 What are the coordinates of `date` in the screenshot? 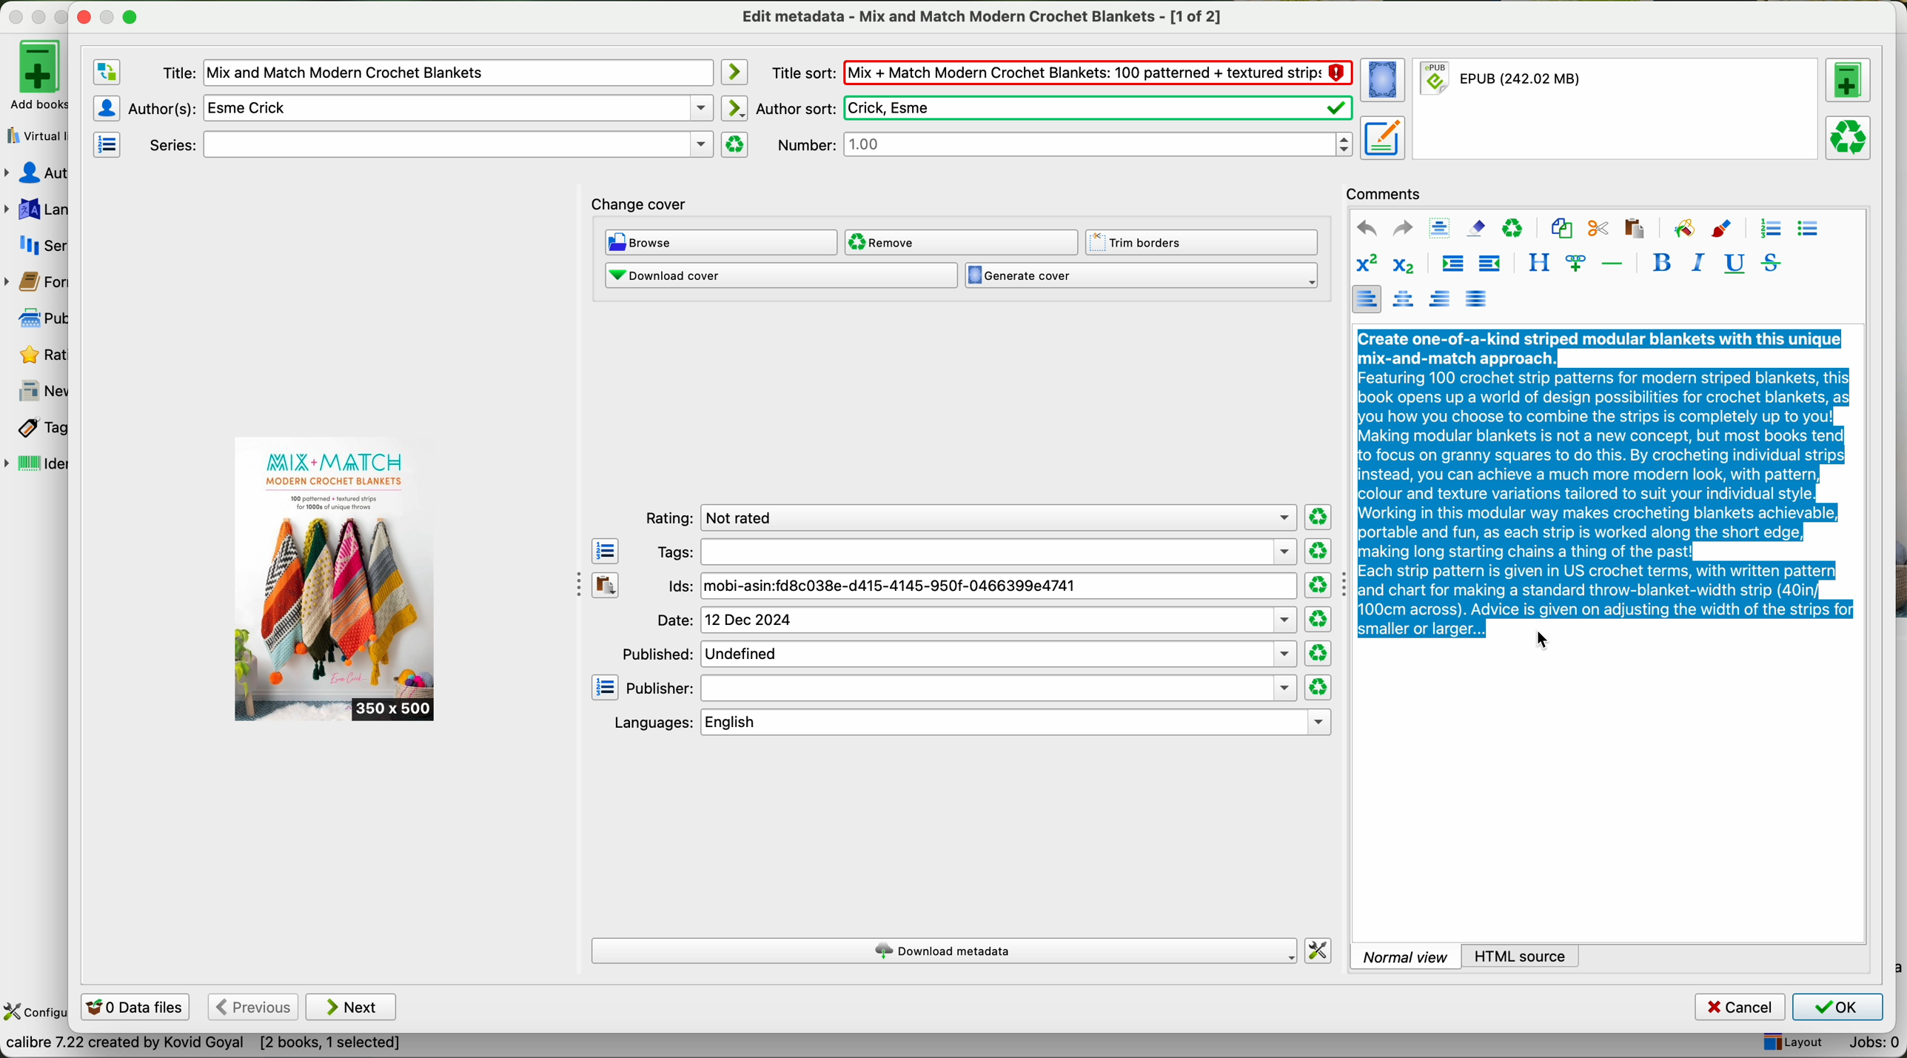 It's located at (976, 620).